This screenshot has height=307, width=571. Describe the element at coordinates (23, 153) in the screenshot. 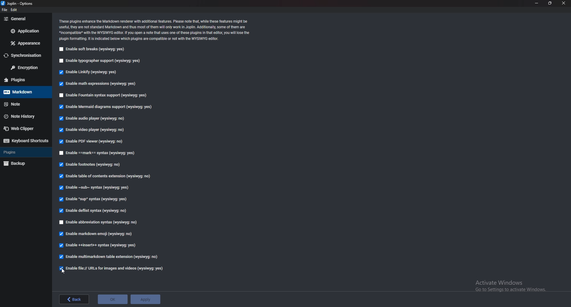

I see `Plugins` at that location.